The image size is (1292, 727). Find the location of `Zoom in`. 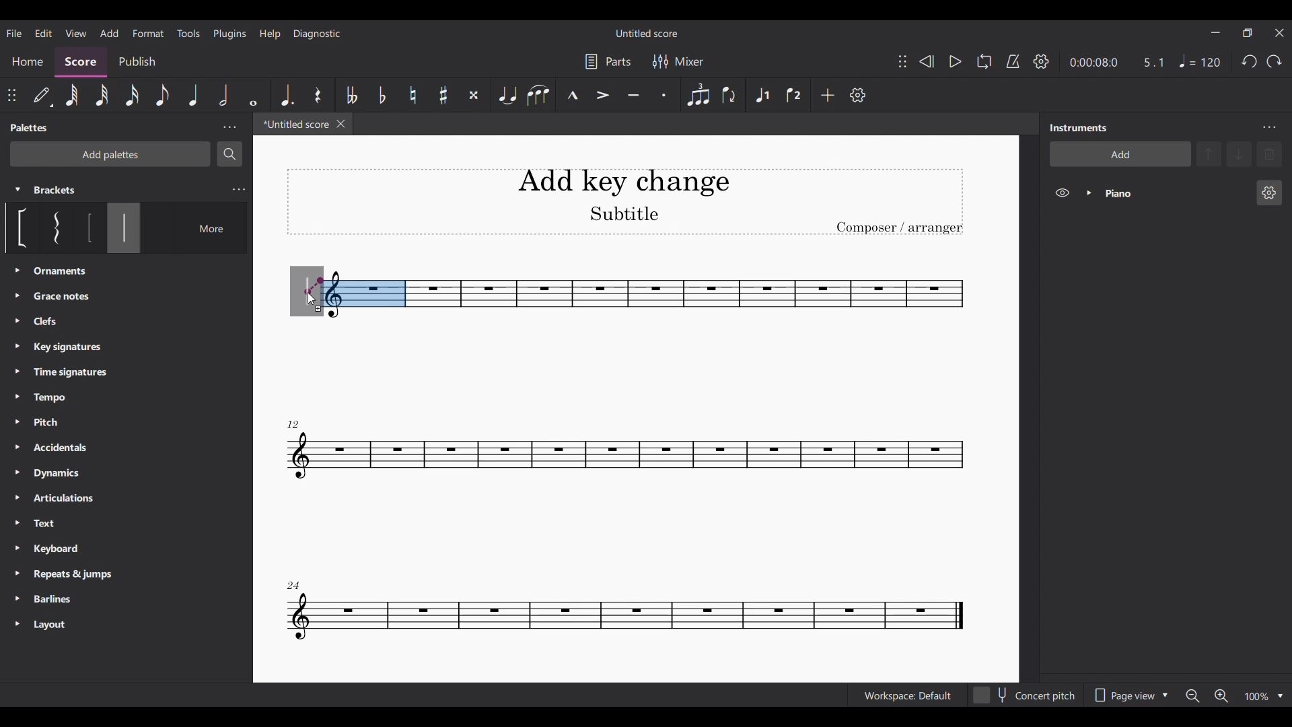

Zoom in is located at coordinates (1221, 696).